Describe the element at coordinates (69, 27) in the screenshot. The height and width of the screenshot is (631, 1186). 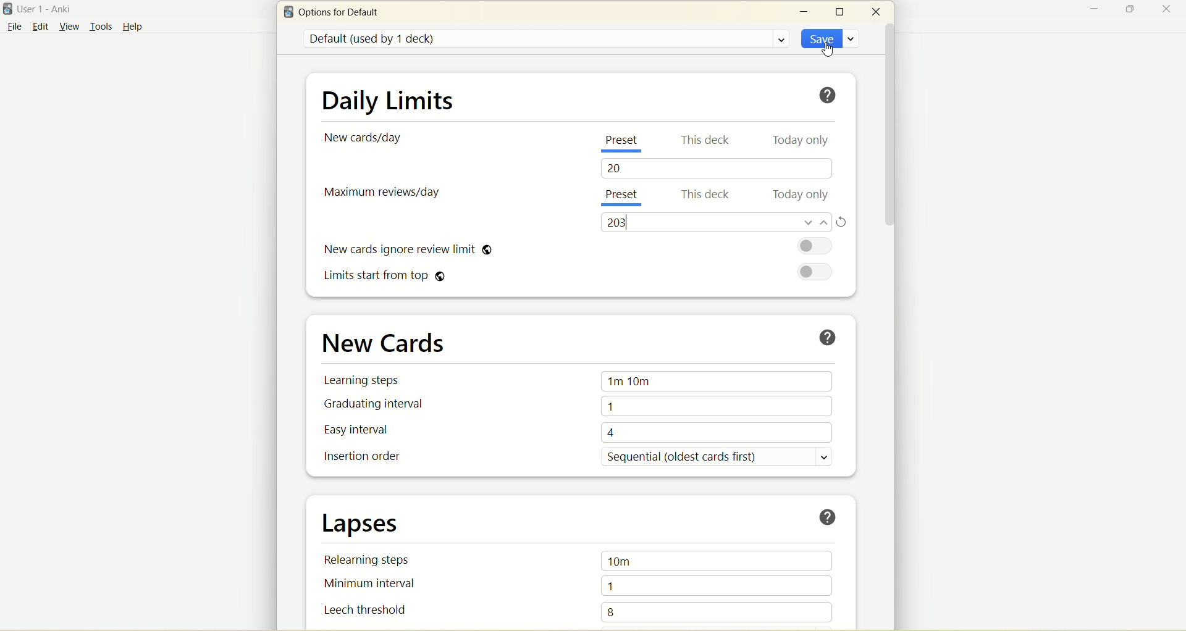
I see `view` at that location.